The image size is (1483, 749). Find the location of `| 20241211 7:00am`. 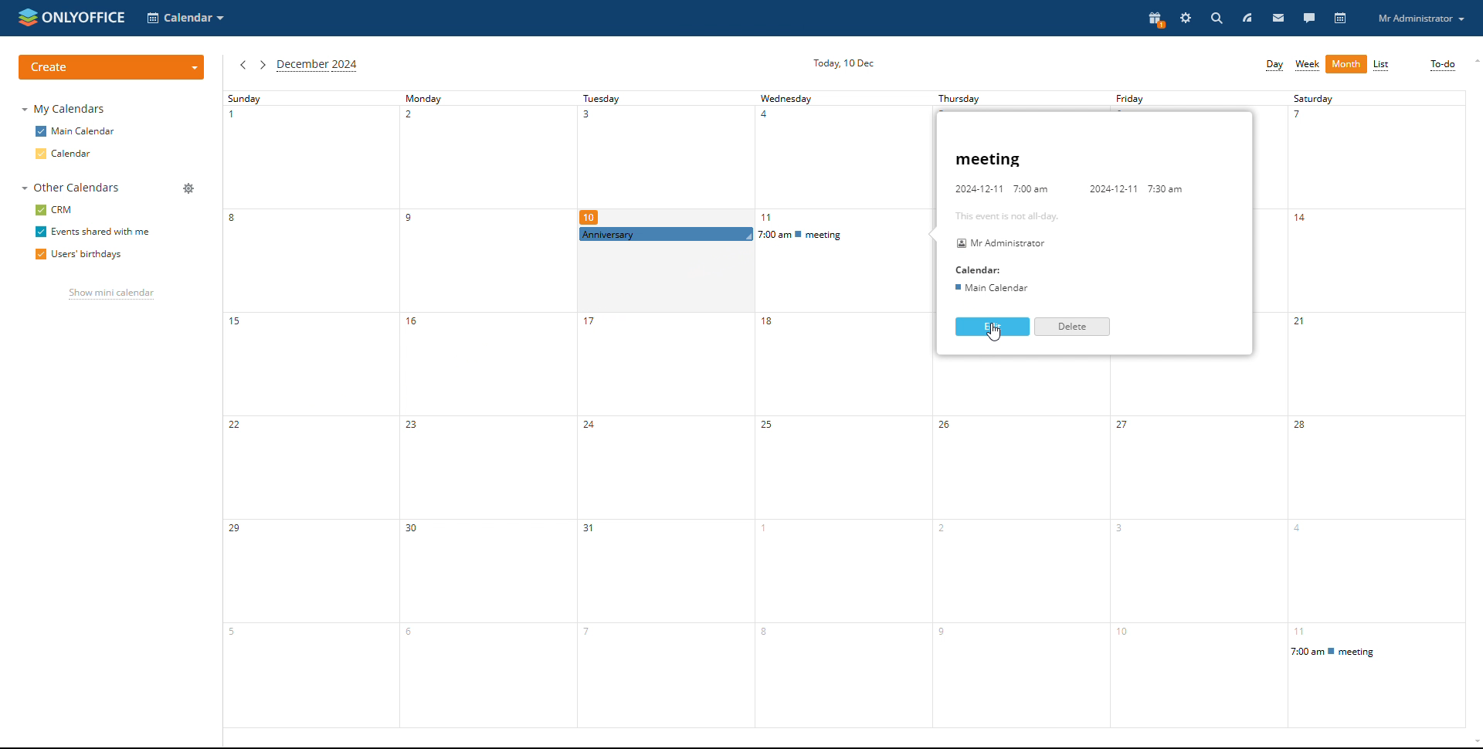

| 20241211 7:00am is located at coordinates (999, 188).